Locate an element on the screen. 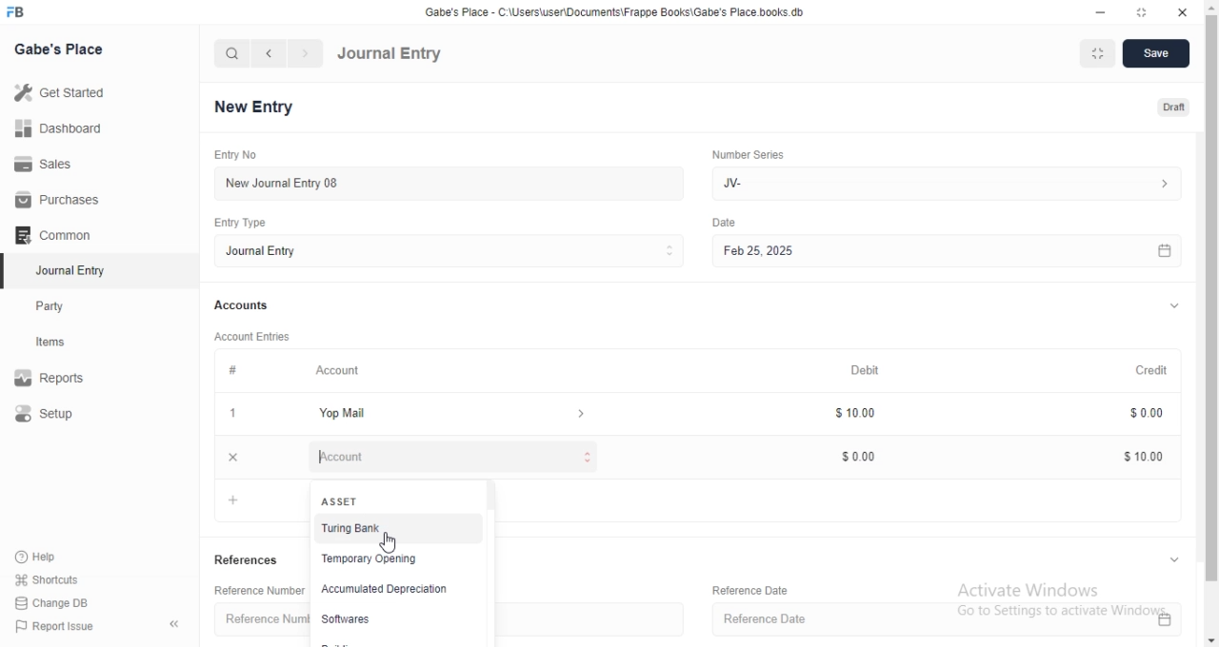 The image size is (1219, 647). minimize is located at coordinates (1104, 11).